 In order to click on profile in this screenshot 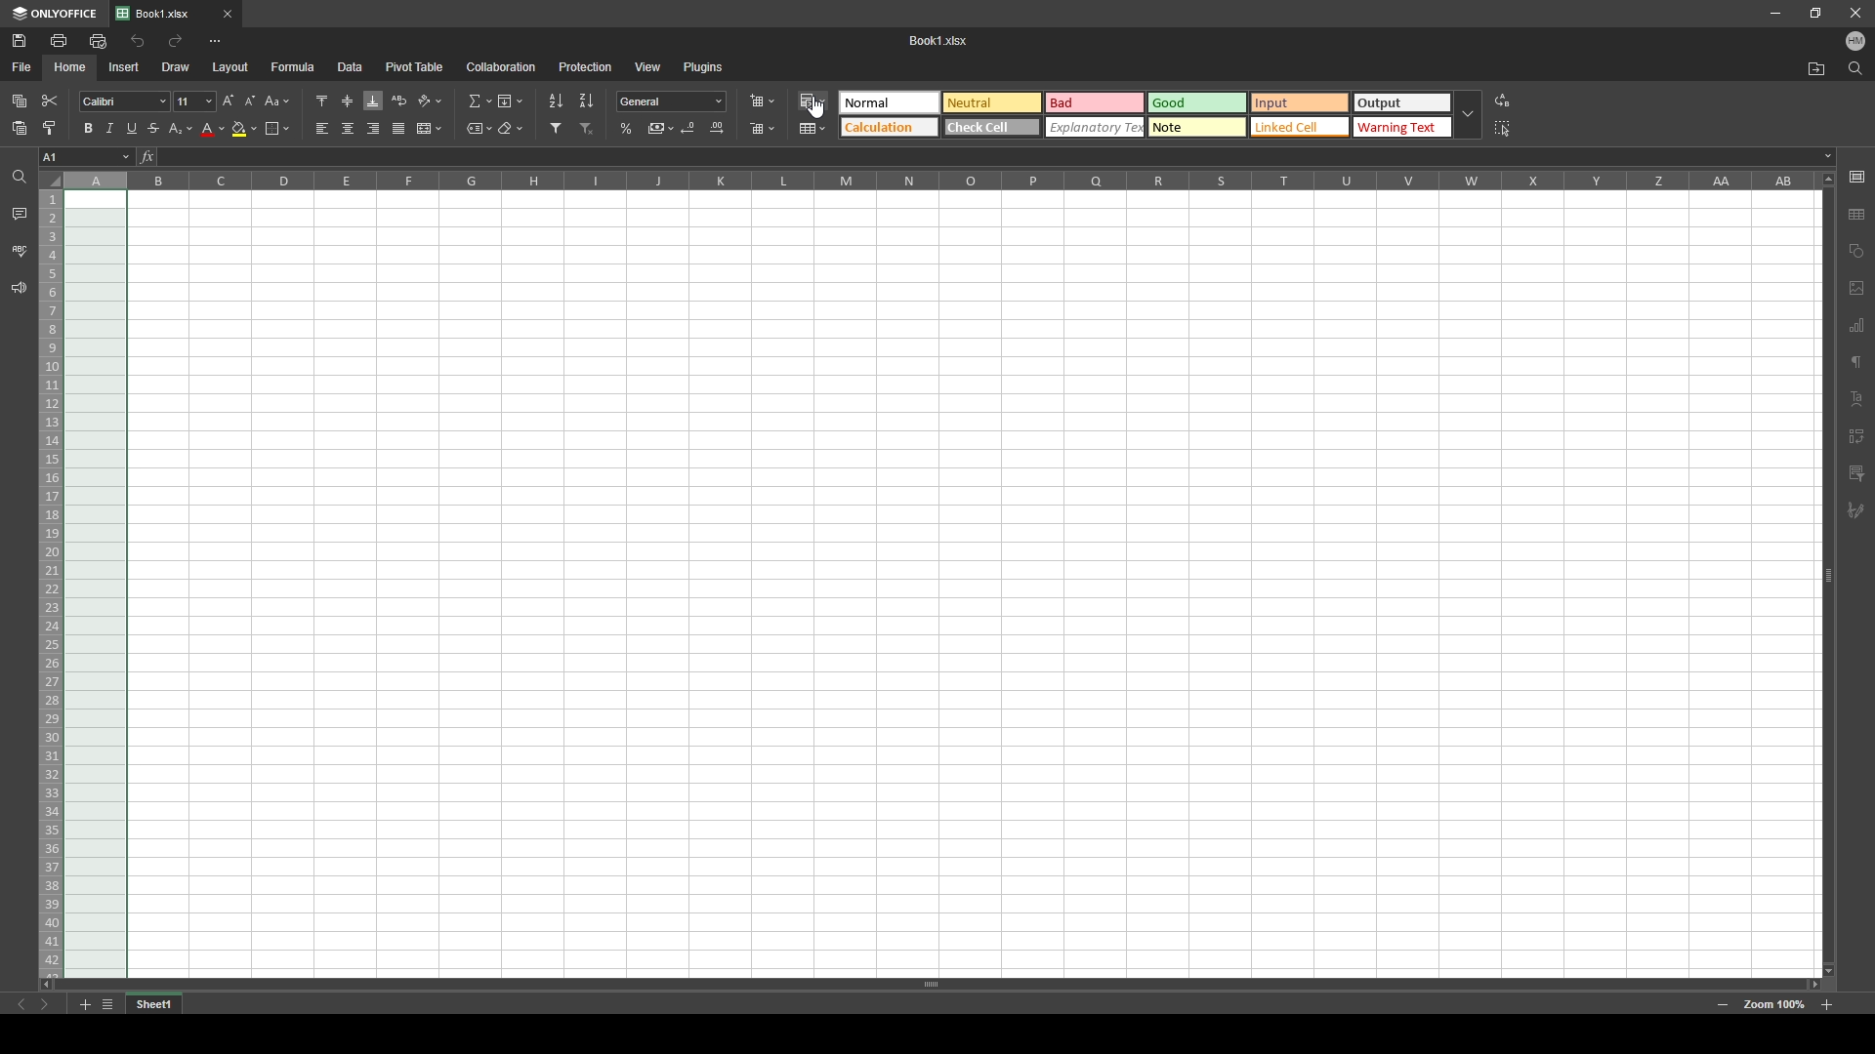, I will do `click(1855, 42)`.